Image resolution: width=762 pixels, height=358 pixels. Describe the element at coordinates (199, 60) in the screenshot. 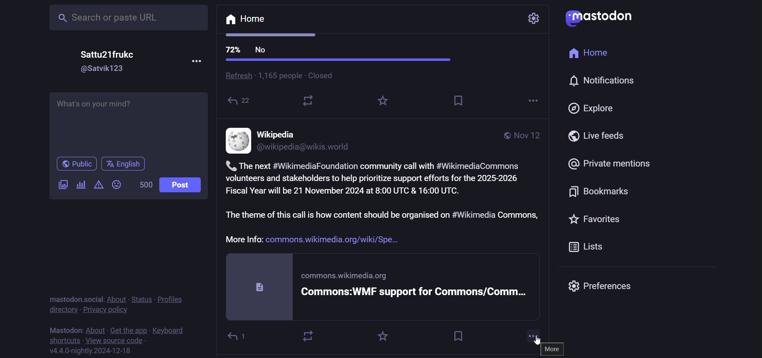

I see `more` at that location.